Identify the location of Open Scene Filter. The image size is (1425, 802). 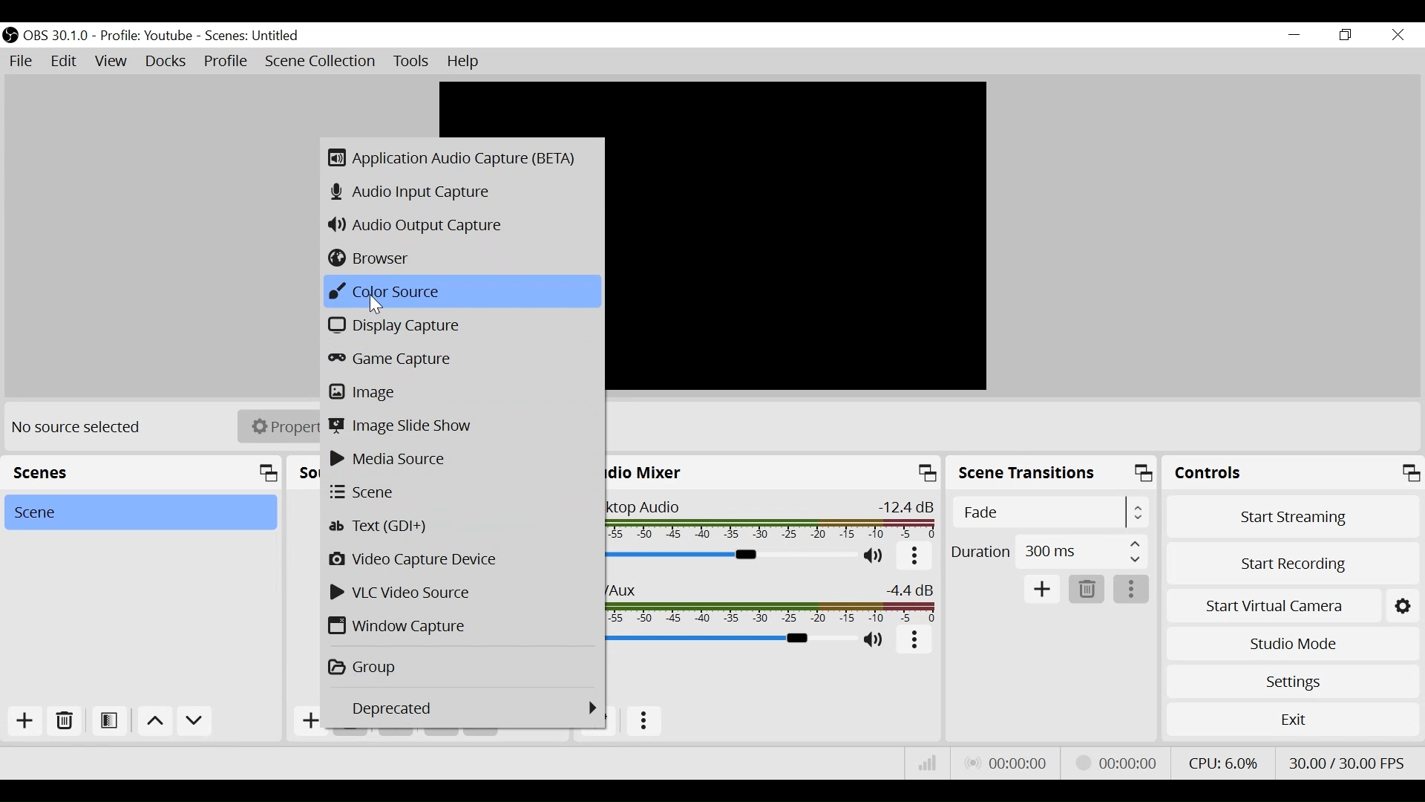
(108, 719).